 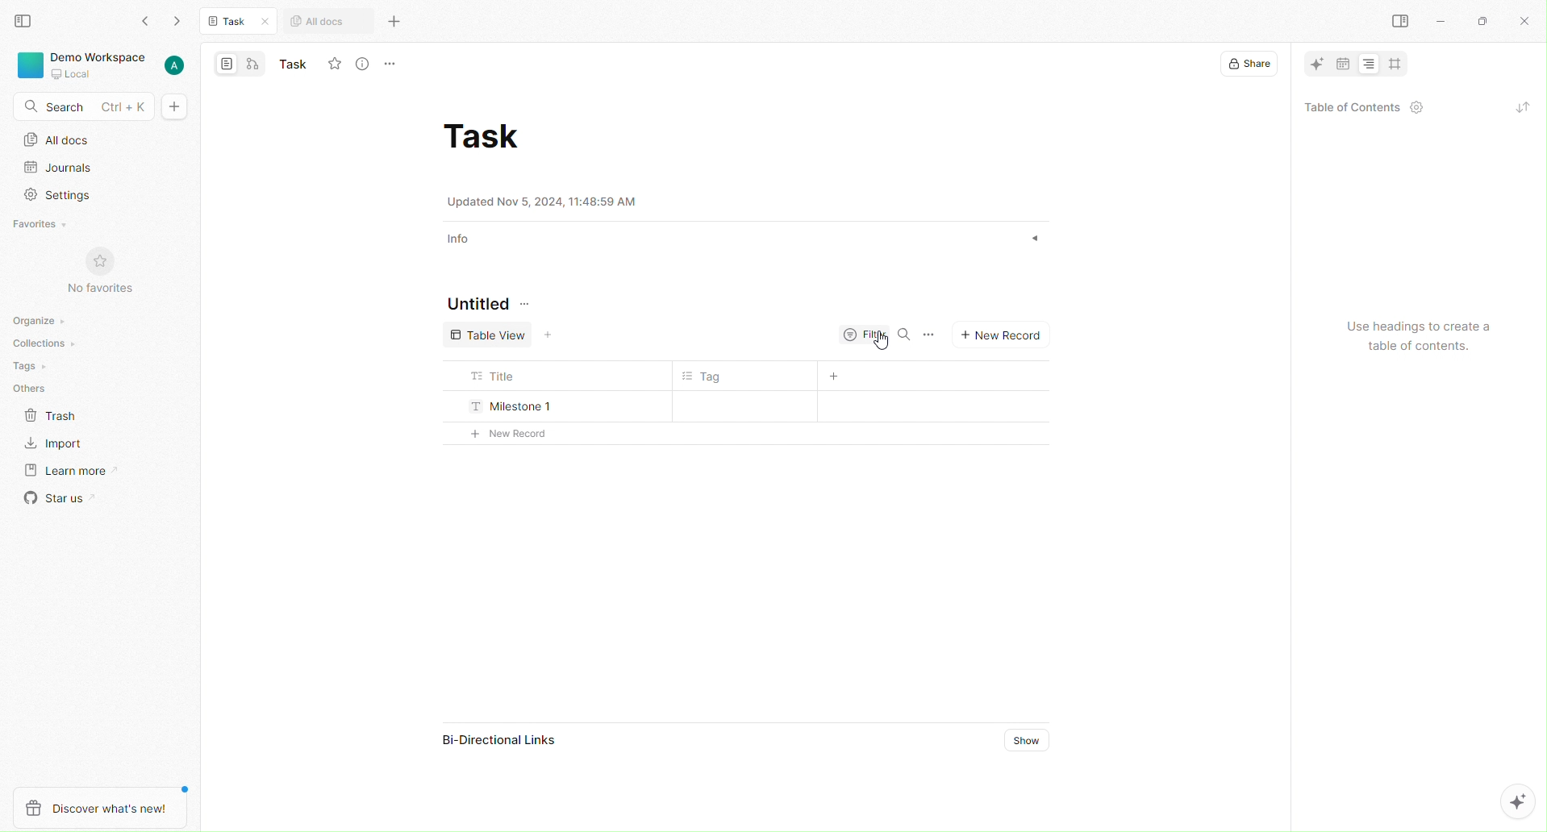 I want to click on Back, so click(x=147, y=20).